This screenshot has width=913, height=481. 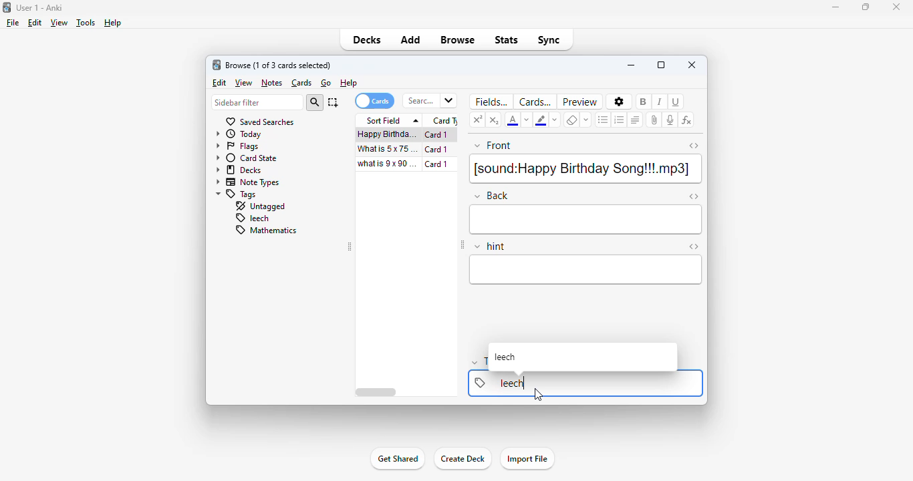 What do you see at coordinates (837, 7) in the screenshot?
I see `minimize` at bounding box center [837, 7].